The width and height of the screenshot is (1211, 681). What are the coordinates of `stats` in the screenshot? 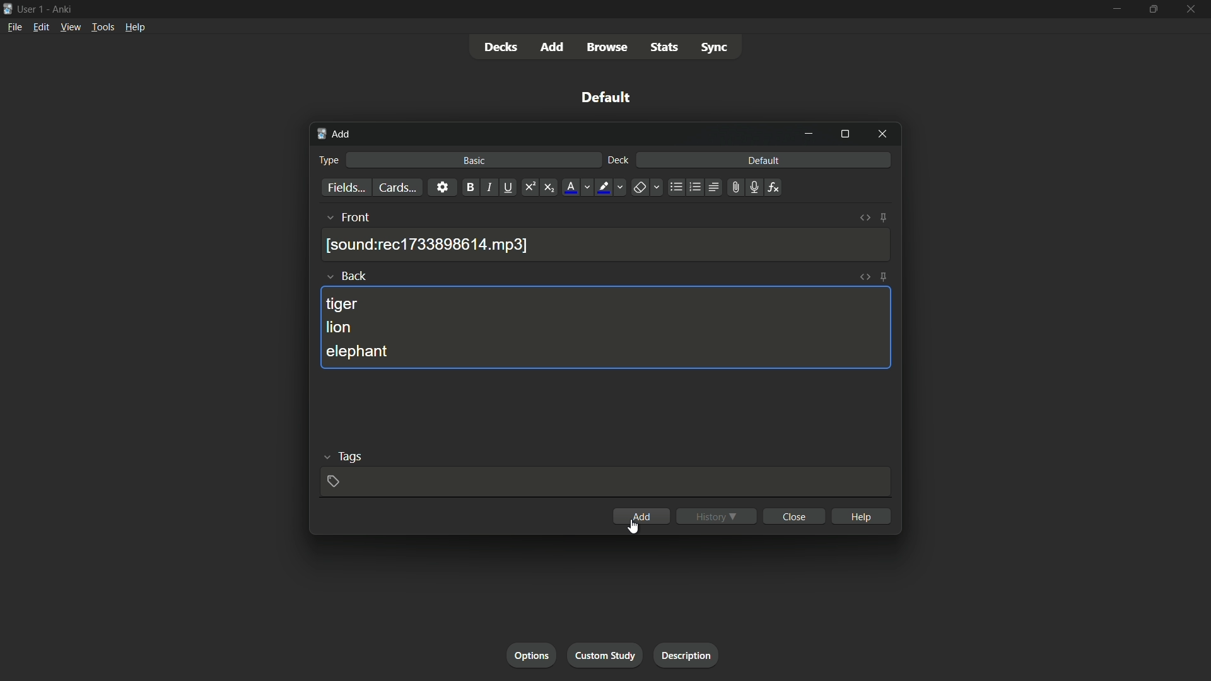 It's located at (667, 48).